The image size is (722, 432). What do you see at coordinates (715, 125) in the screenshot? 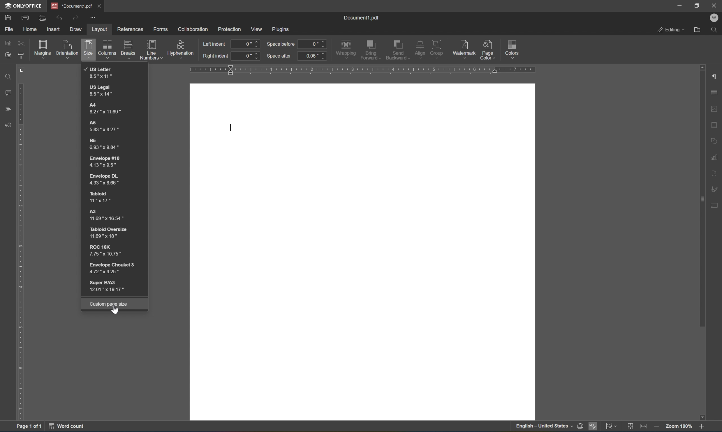
I see `header & footer settings` at bounding box center [715, 125].